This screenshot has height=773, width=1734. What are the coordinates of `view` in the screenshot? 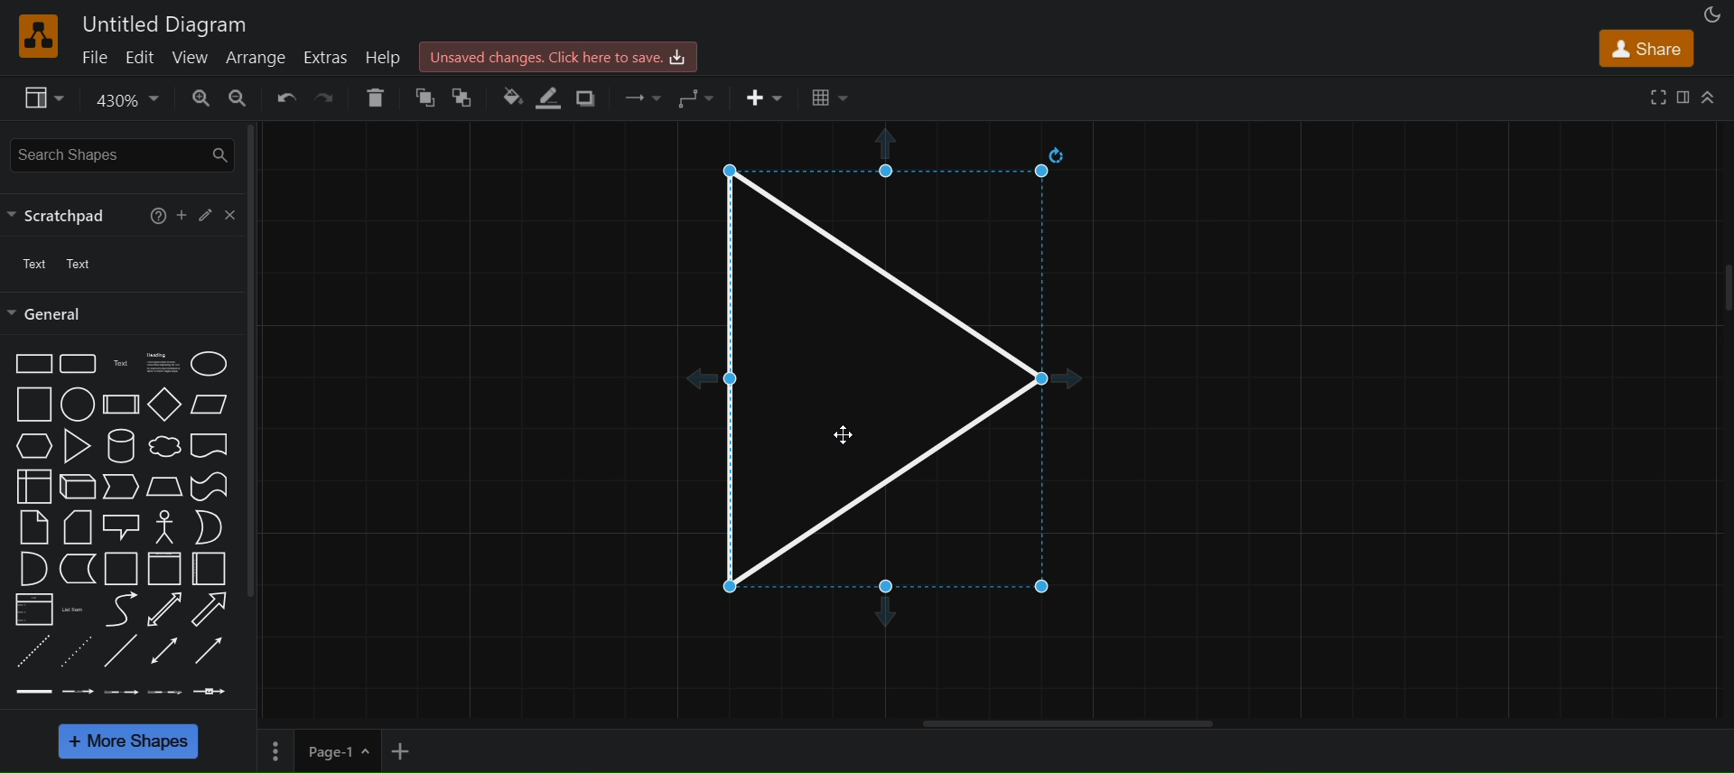 It's located at (191, 55).